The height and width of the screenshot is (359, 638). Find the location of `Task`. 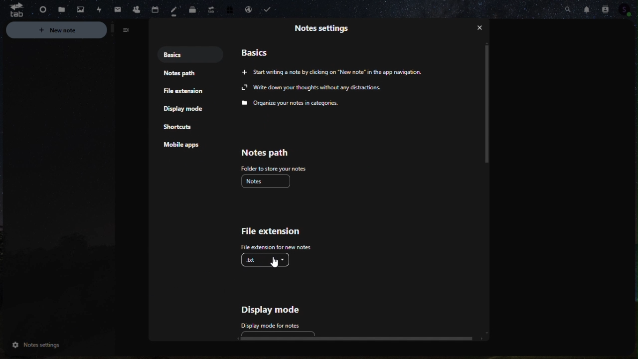

Task is located at coordinates (270, 9).